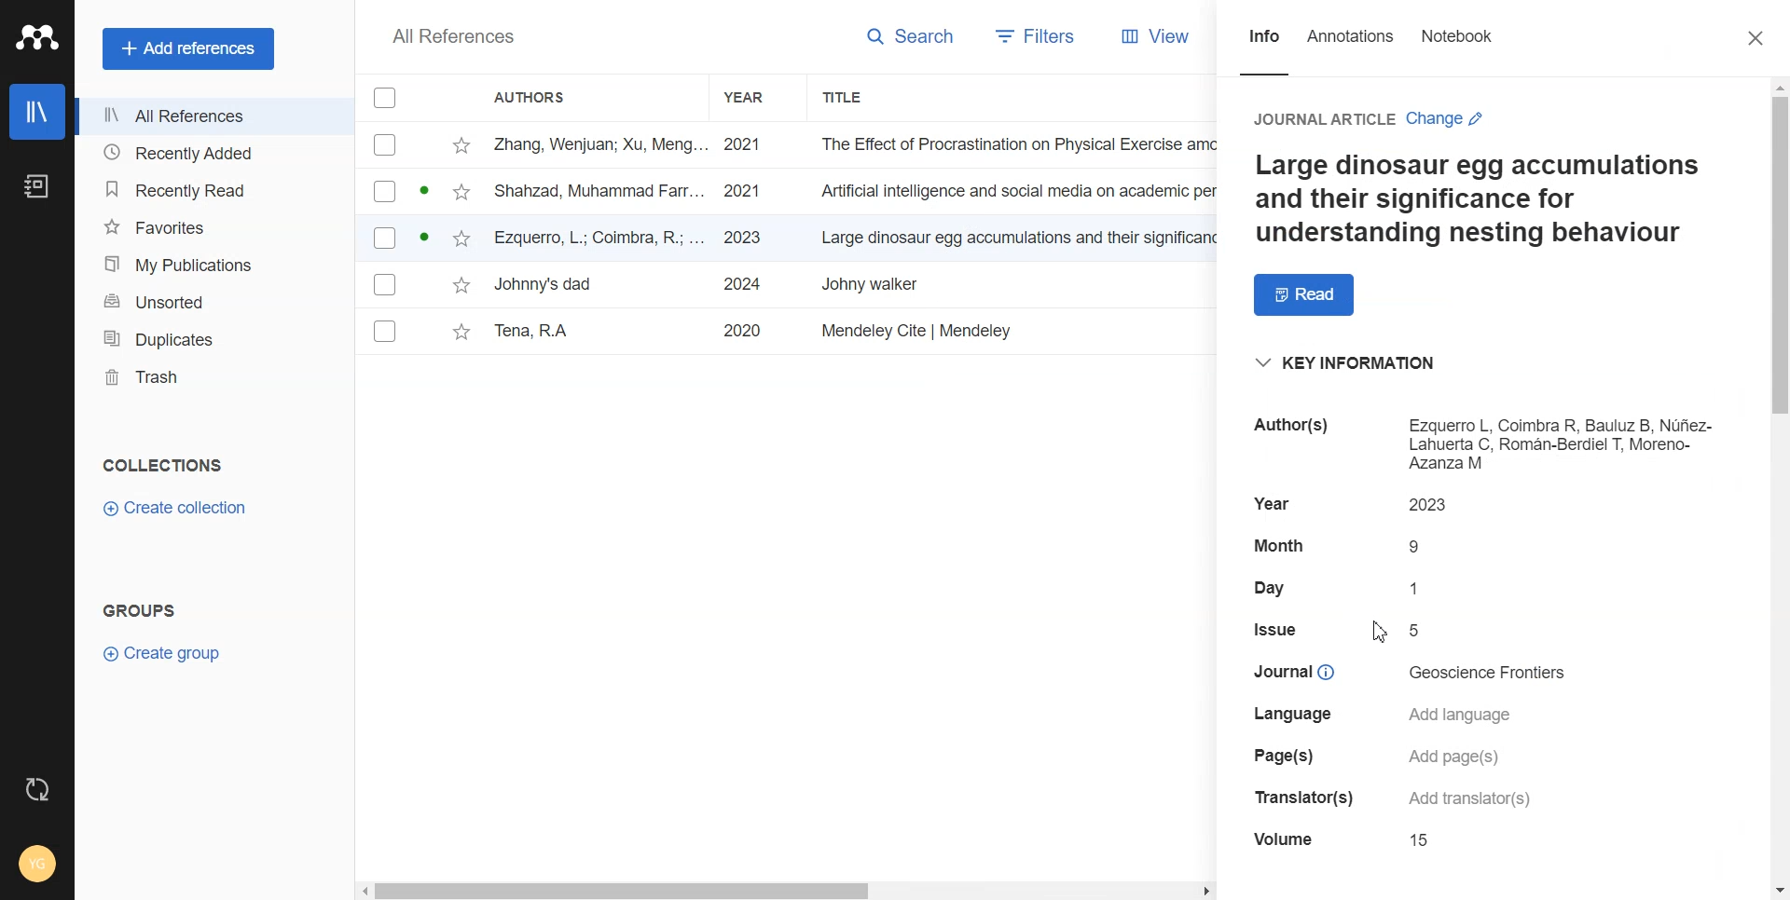  I want to click on Search , so click(910, 35).